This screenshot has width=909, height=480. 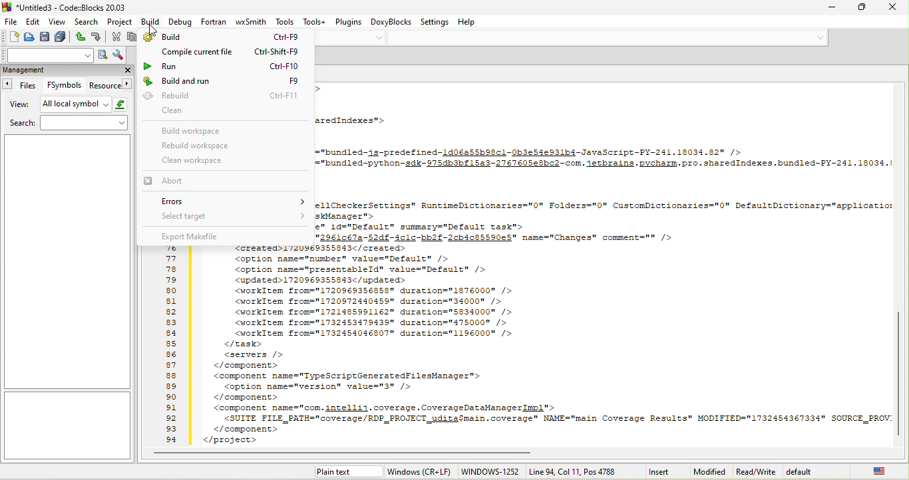 I want to click on read\write, so click(x=755, y=471).